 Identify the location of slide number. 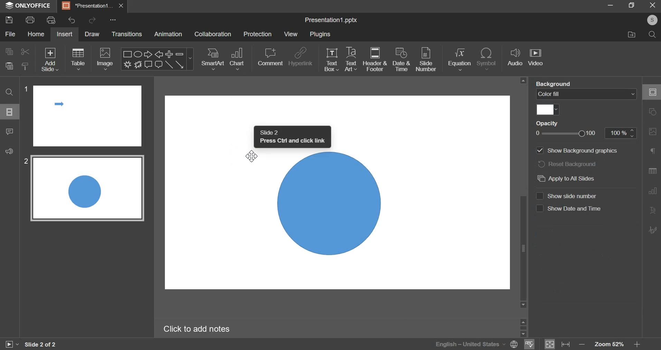
(426, 60).